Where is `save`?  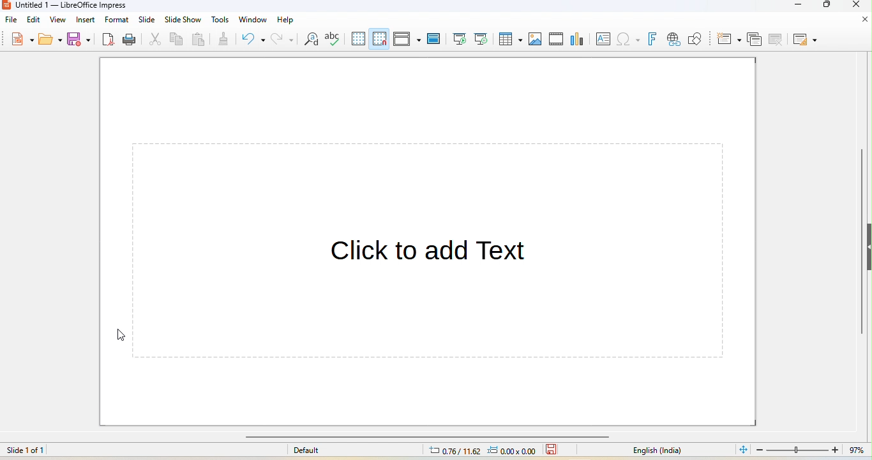
save is located at coordinates (80, 38).